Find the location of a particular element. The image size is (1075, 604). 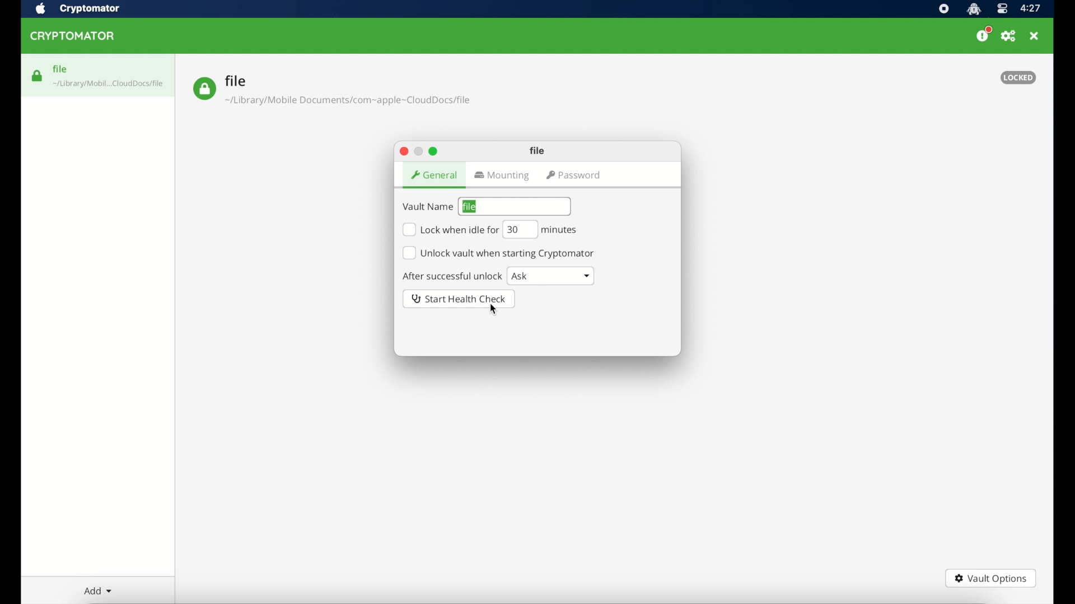

ask is located at coordinates (550, 276).